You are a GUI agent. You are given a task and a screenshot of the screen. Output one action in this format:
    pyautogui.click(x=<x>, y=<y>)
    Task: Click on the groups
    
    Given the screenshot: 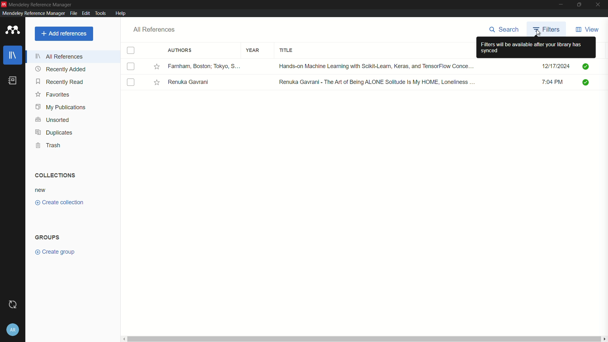 What is the action you would take?
    pyautogui.click(x=47, y=237)
    